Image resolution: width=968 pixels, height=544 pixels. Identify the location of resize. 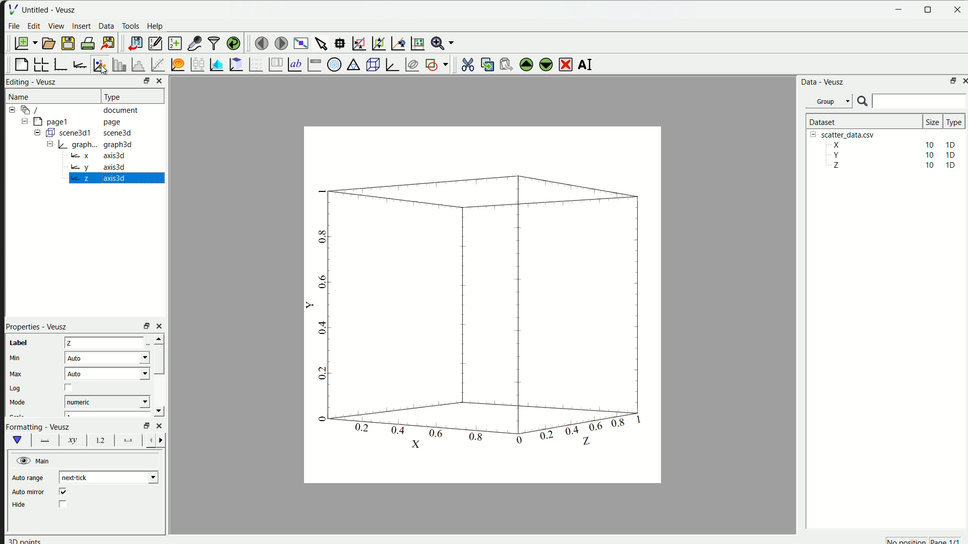
(929, 10).